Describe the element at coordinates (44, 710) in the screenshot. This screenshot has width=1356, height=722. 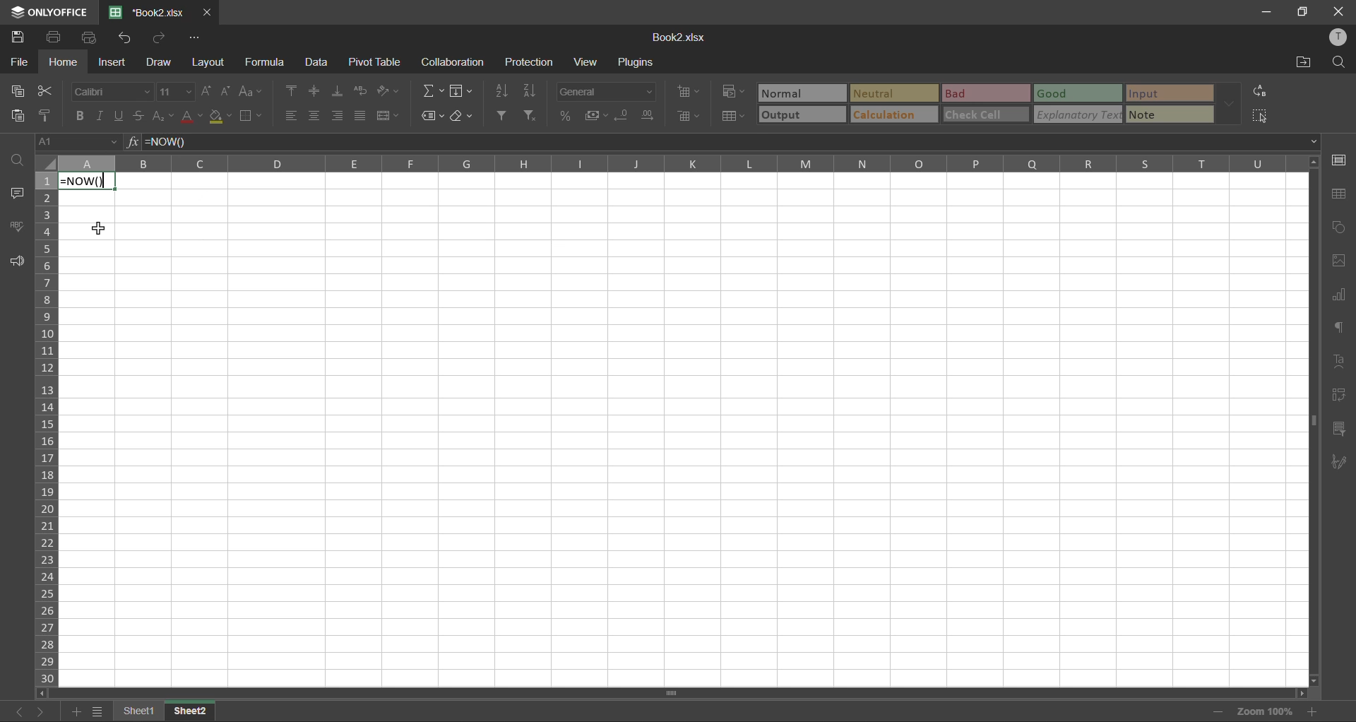
I see `next` at that location.